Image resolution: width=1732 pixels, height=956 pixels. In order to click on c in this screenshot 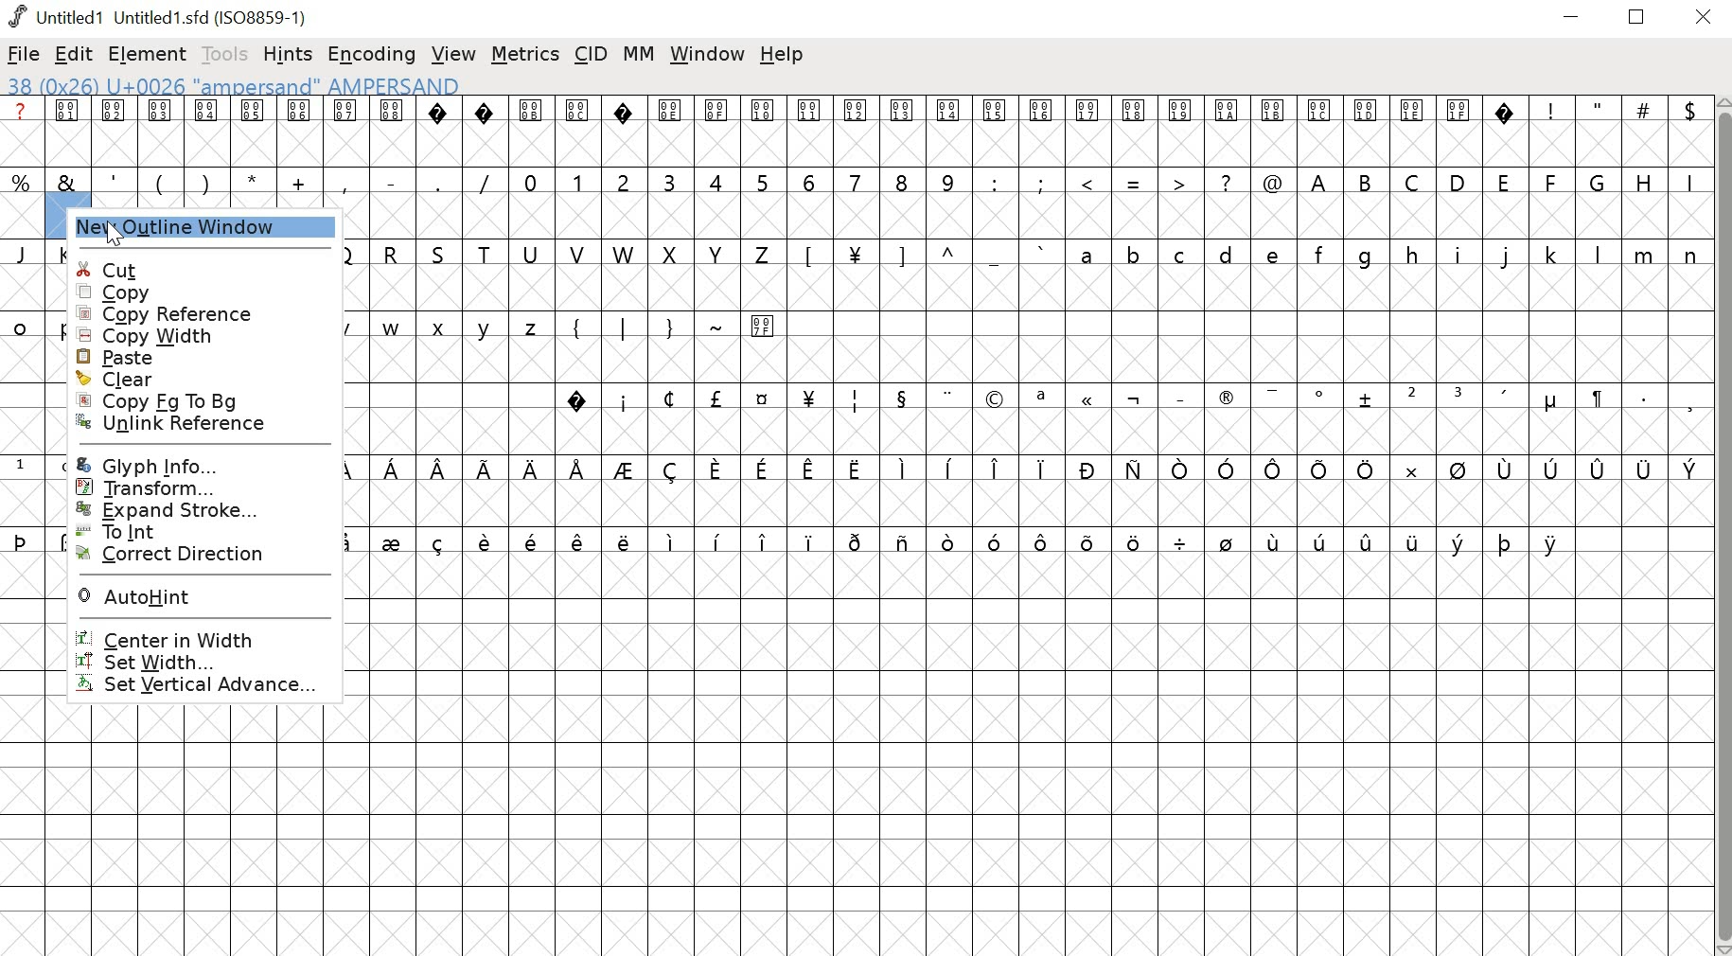, I will do `click(1182, 254)`.